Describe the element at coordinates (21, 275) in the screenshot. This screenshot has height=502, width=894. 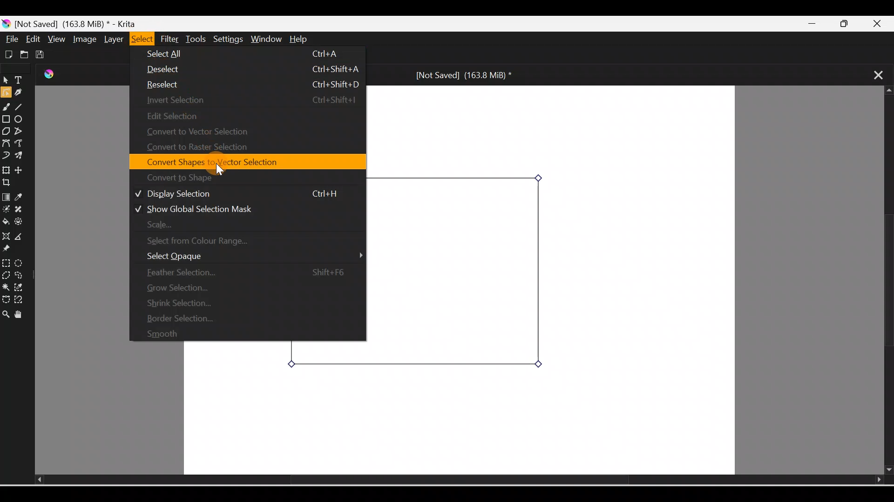
I see `Freehand selection tool` at that location.